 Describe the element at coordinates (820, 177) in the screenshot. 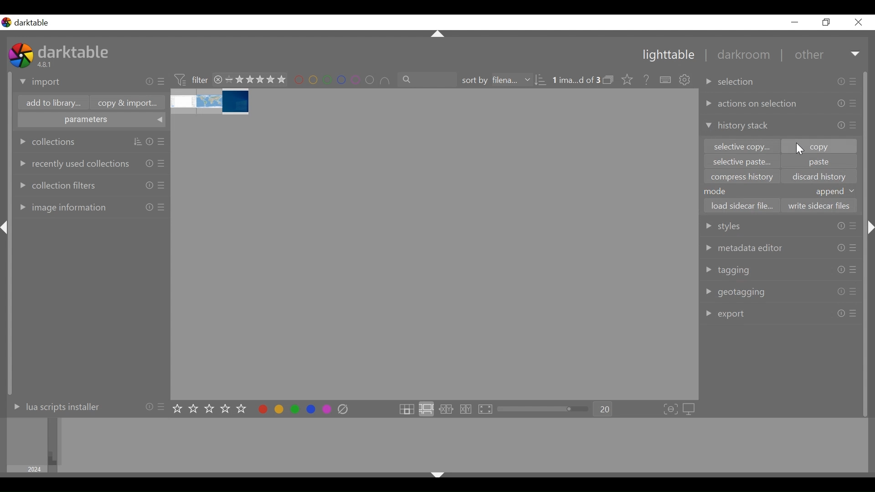

I see `discard history` at that location.